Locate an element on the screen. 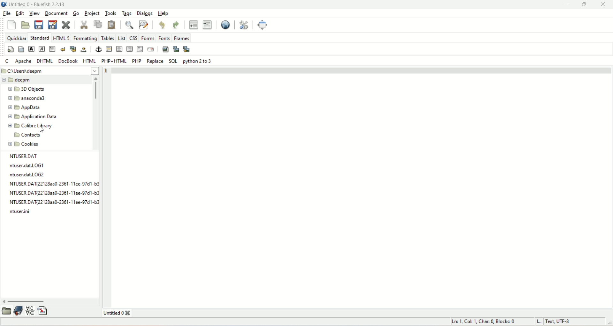 The height and width of the screenshot is (326, 613). cookies is located at coordinates (25, 144).